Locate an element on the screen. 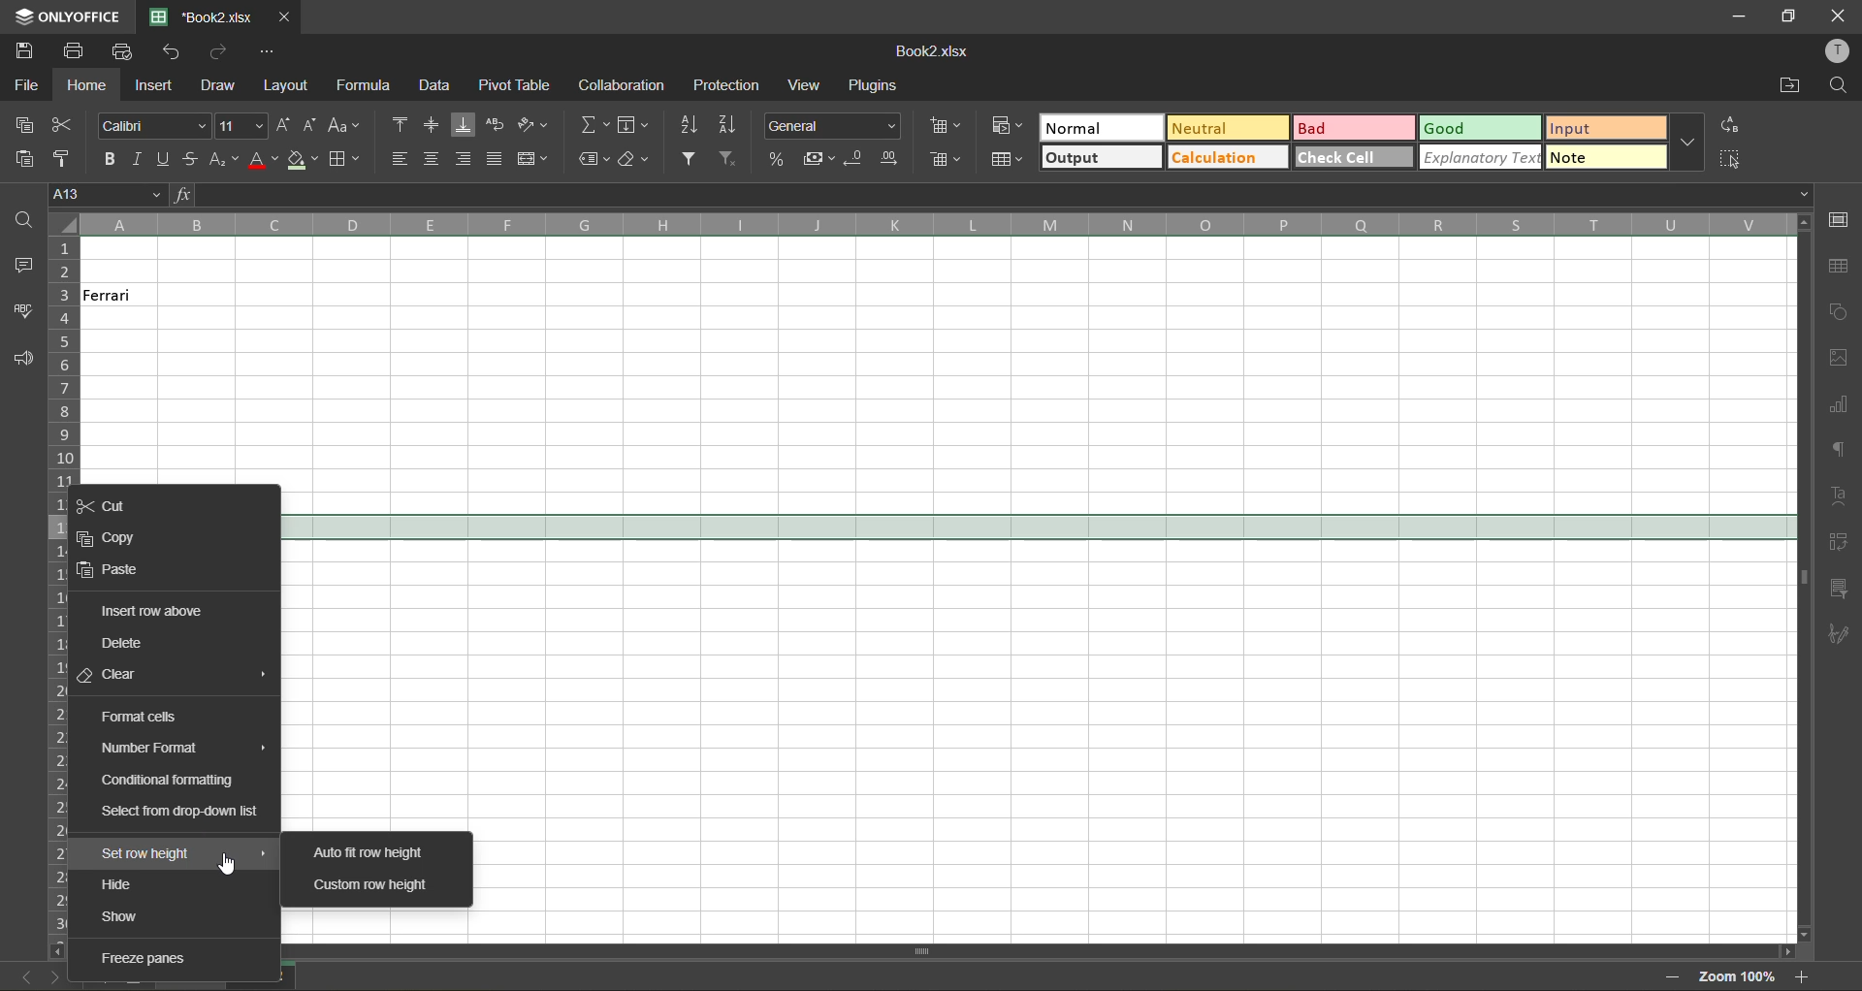 The width and height of the screenshot is (1862, 991). fill color is located at coordinates (301, 161).